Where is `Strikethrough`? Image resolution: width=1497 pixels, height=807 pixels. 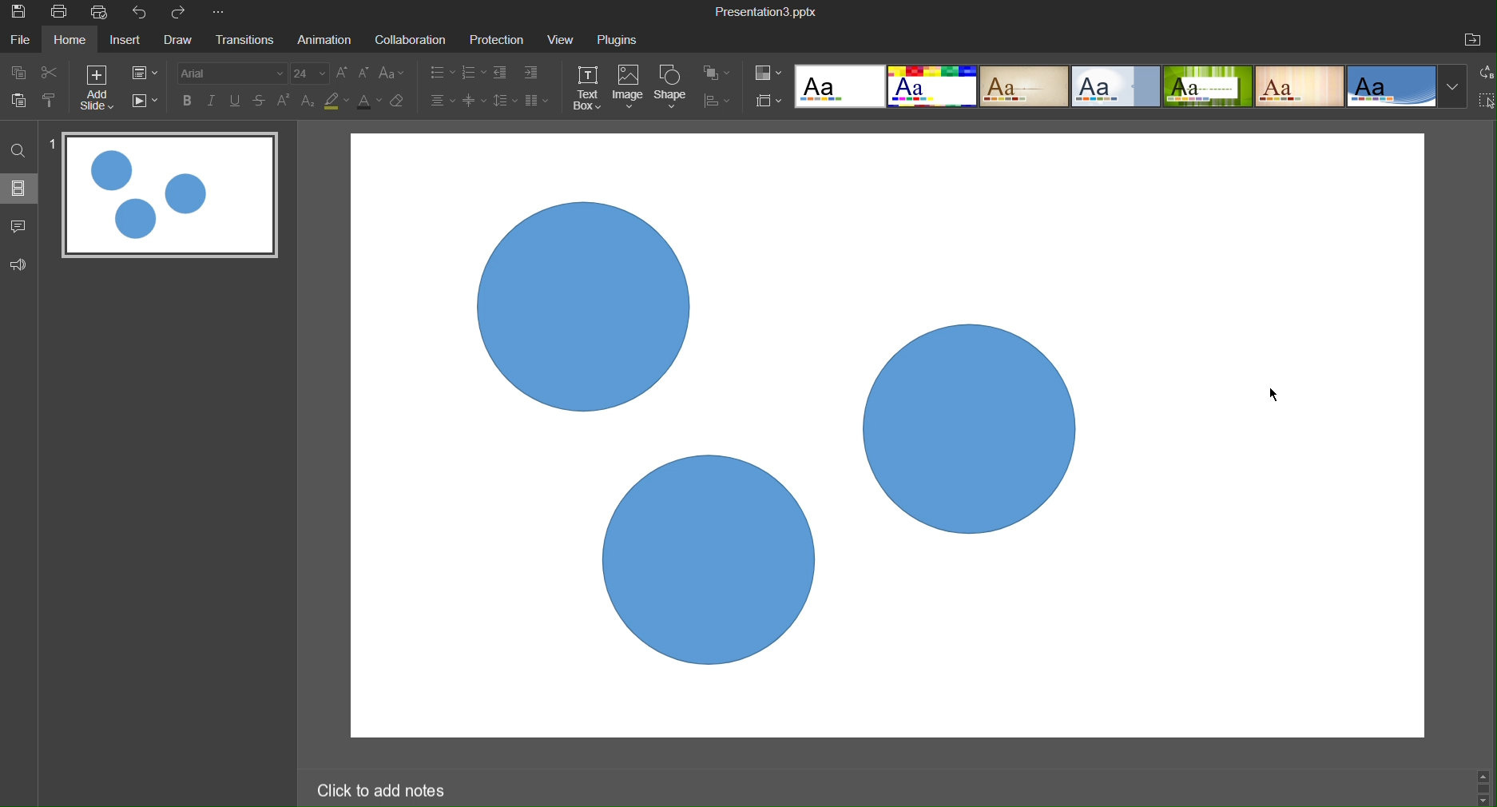
Strikethrough is located at coordinates (262, 101).